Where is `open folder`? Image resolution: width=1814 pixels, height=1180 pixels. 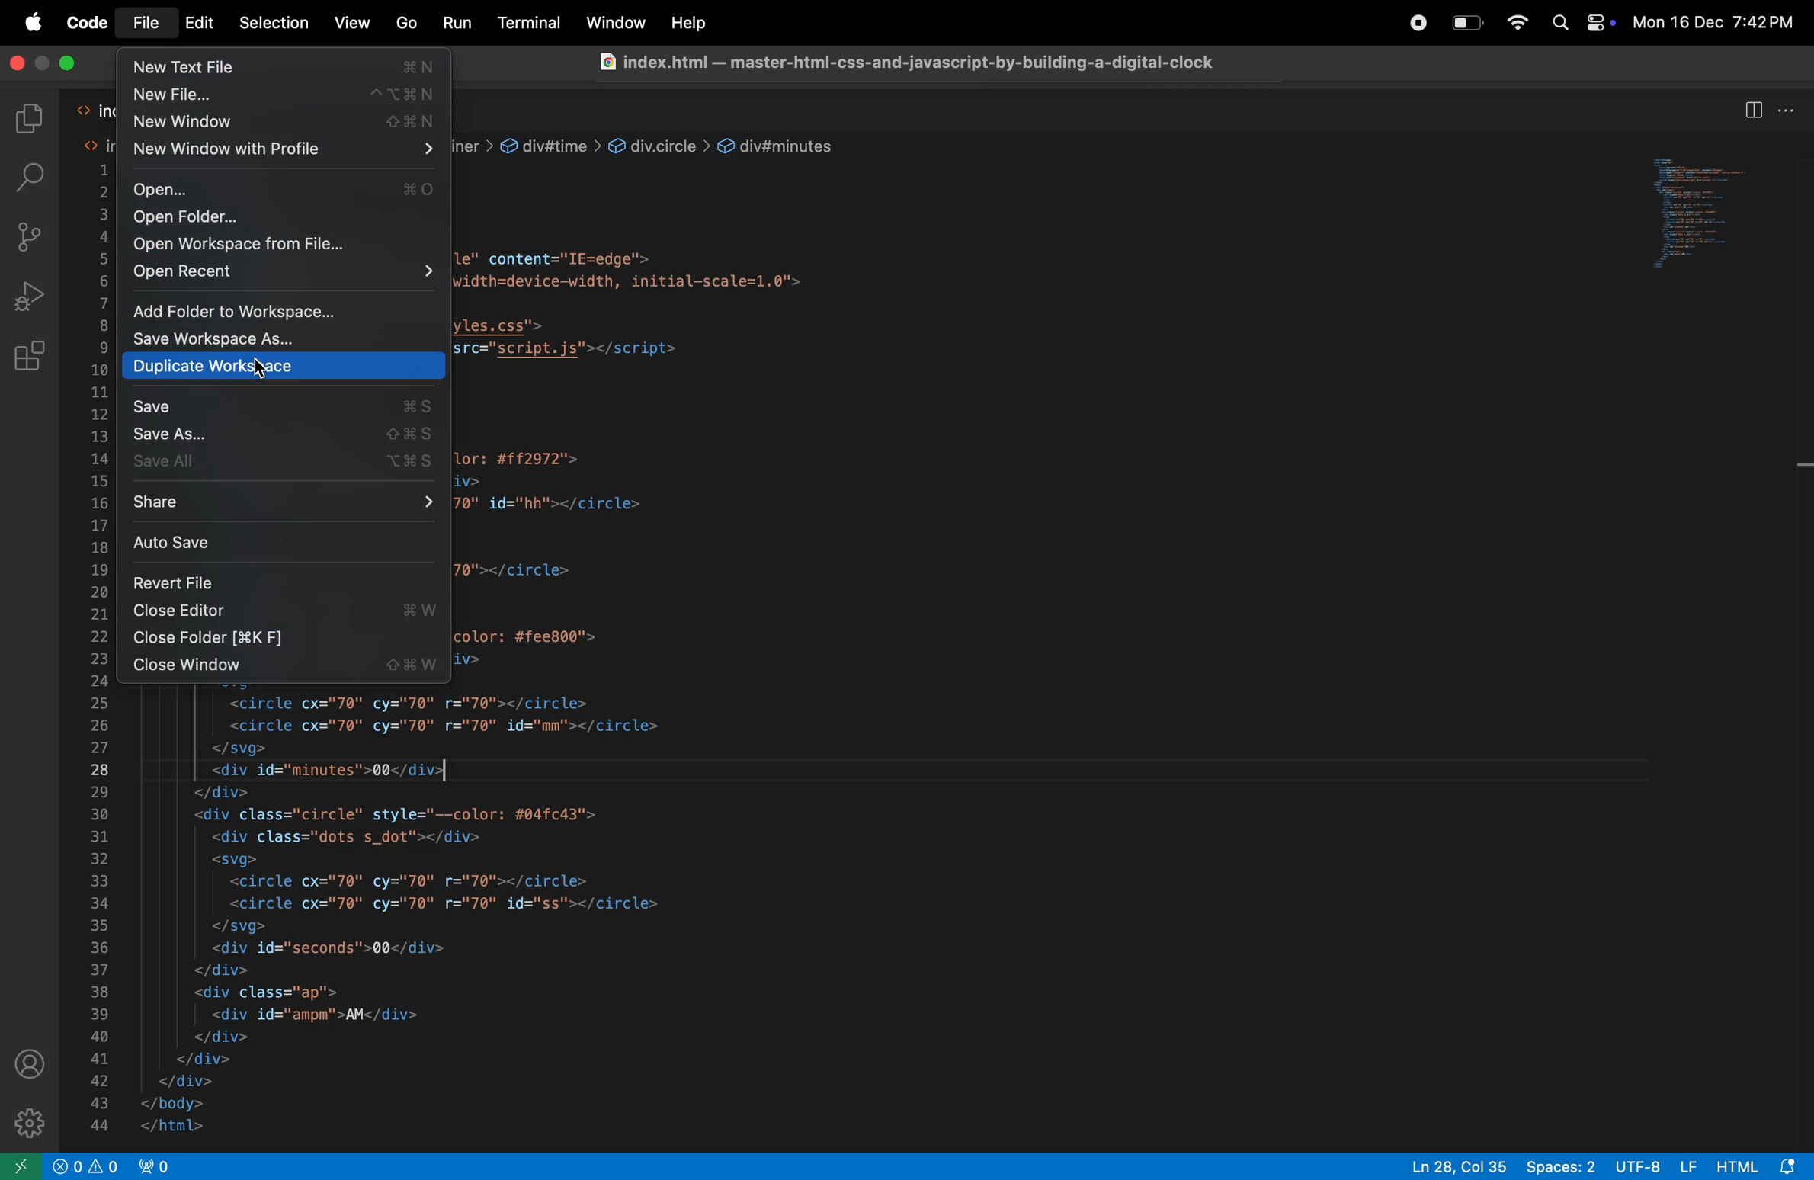
open folder is located at coordinates (280, 217).